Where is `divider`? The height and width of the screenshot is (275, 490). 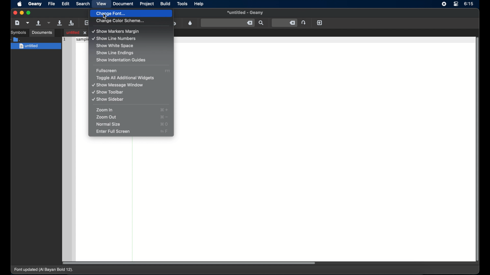
divider is located at coordinates (133, 199).